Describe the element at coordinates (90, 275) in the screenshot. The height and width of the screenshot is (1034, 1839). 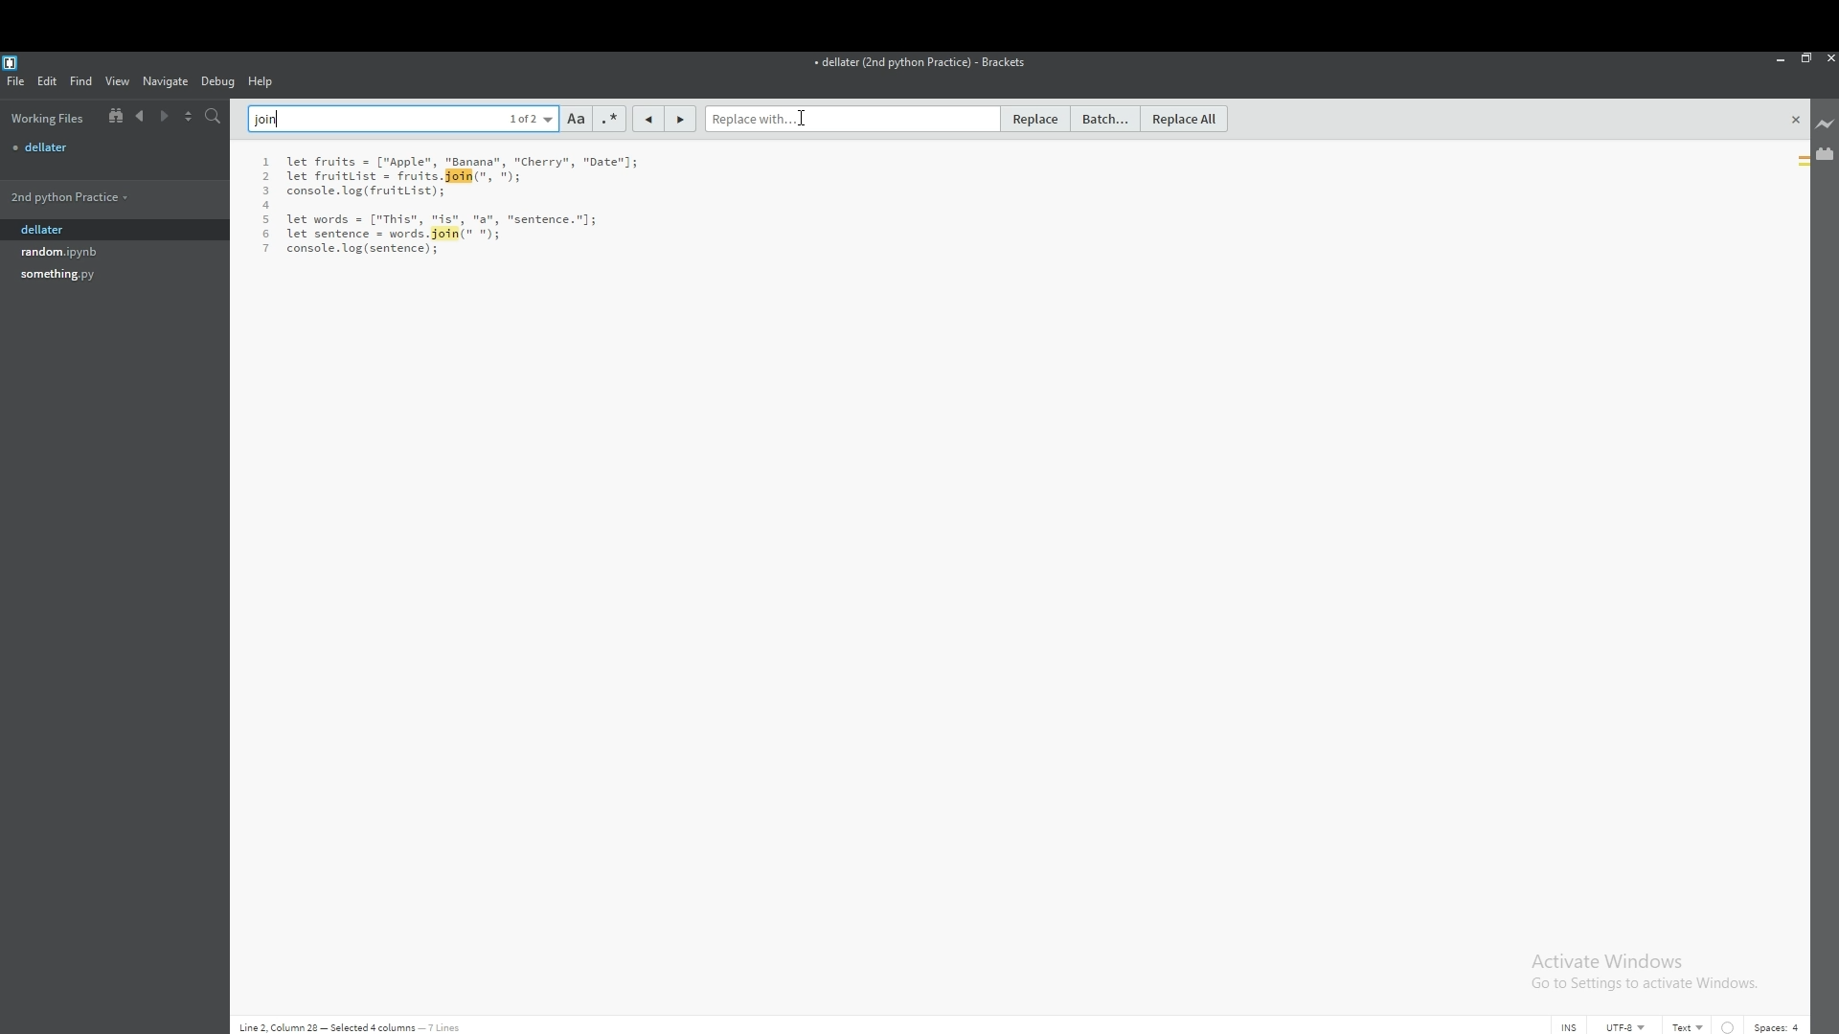
I see `file` at that location.